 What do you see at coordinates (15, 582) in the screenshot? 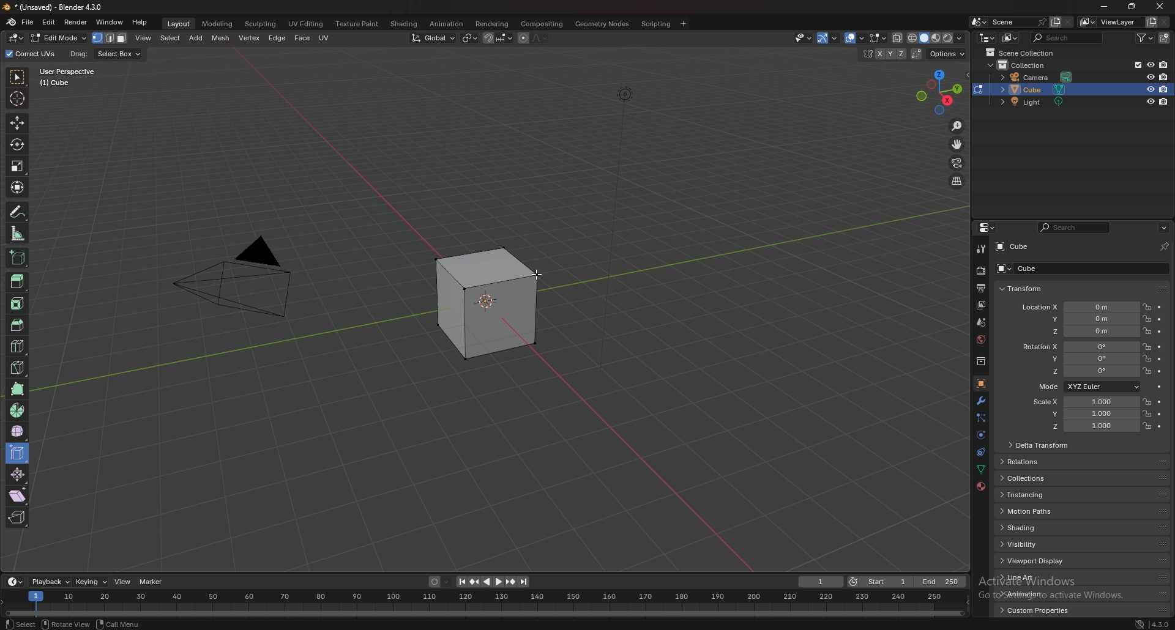
I see `editor type` at bounding box center [15, 582].